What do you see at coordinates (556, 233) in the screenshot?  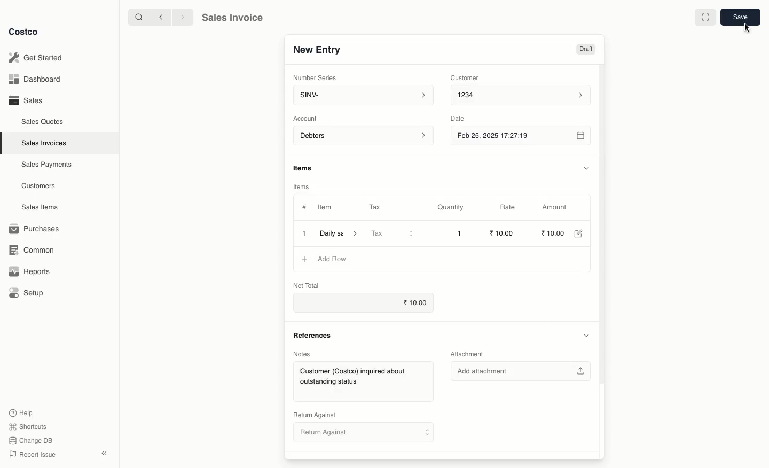 I see `10.00` at bounding box center [556, 233].